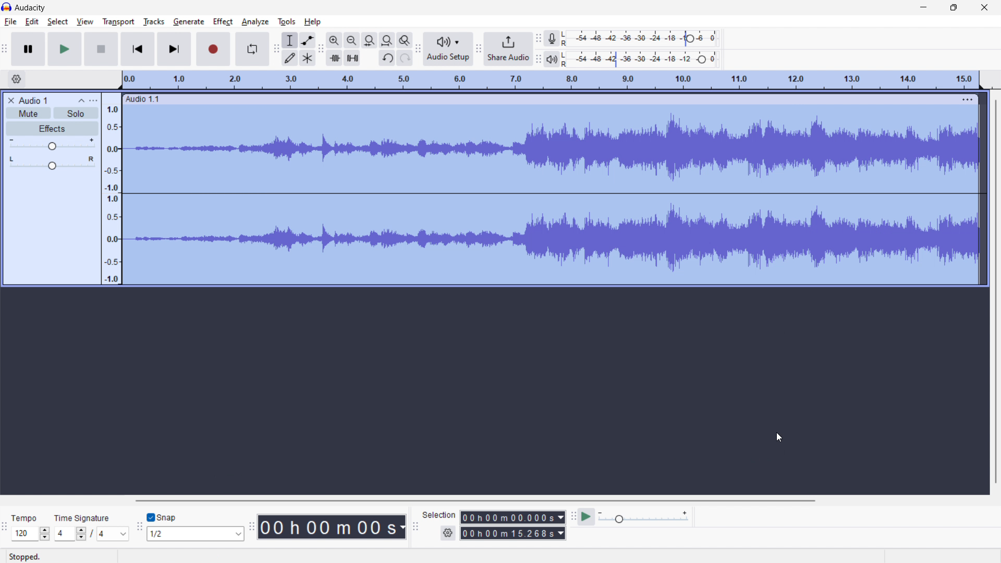 Image resolution: width=1001 pixels, height=563 pixels. Describe the element at coordinates (139, 526) in the screenshot. I see `snapping toolbar` at that location.